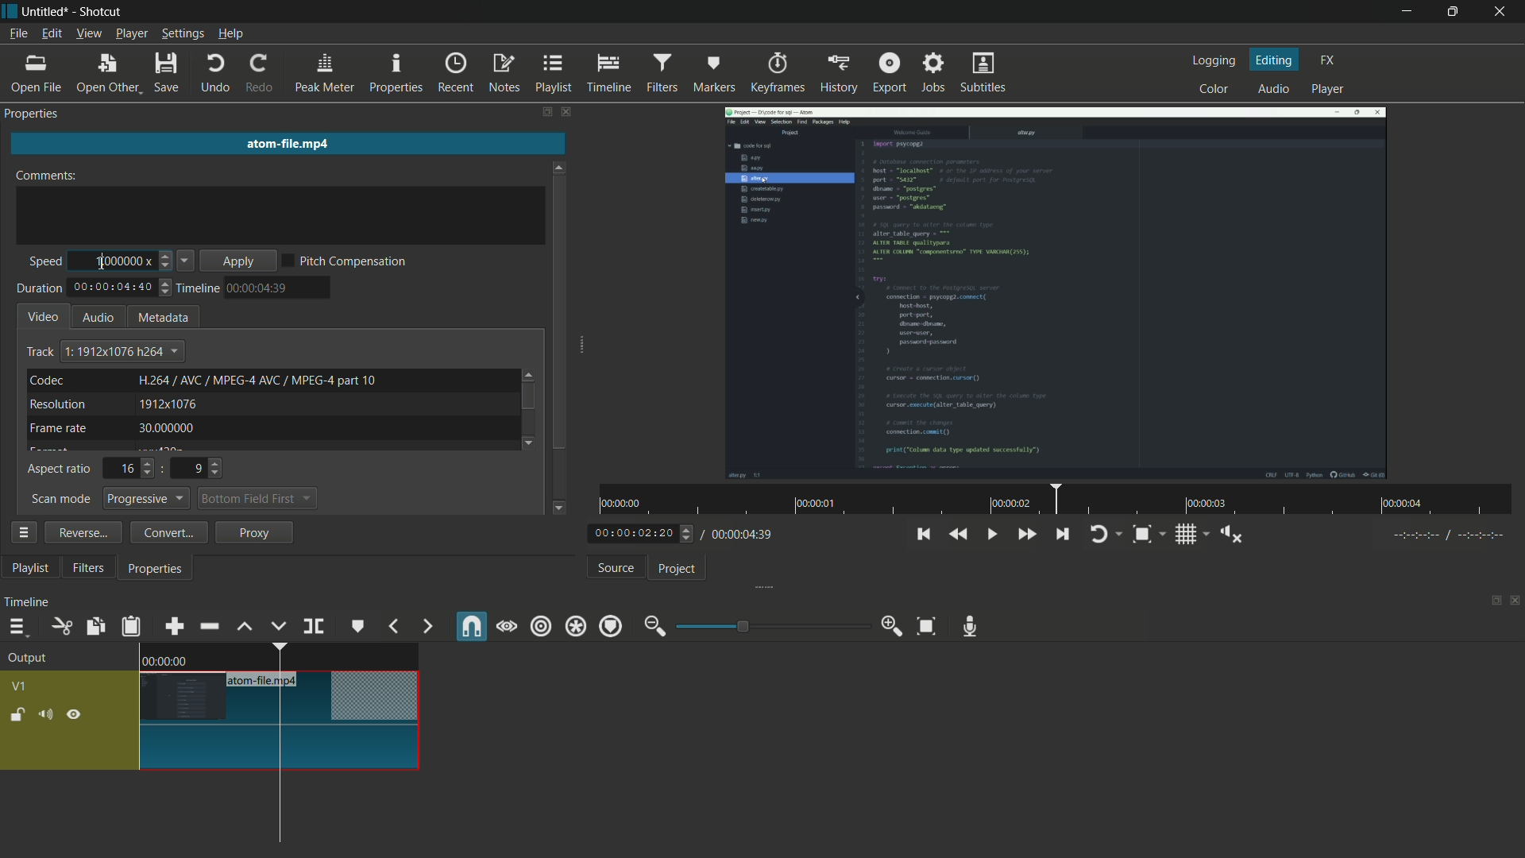 Image resolution: width=1525 pixels, height=858 pixels. I want to click on close timeline, so click(1515, 603).